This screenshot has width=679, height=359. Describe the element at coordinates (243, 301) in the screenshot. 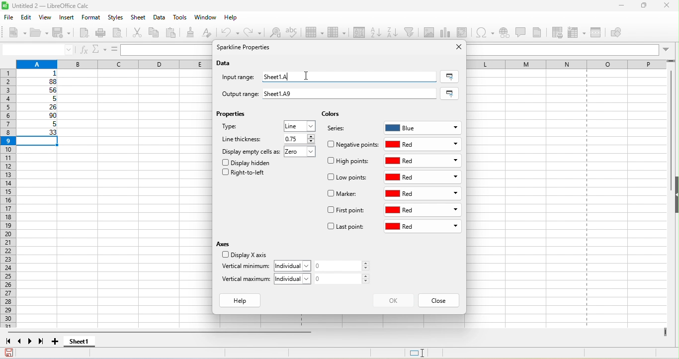

I see `help` at that location.